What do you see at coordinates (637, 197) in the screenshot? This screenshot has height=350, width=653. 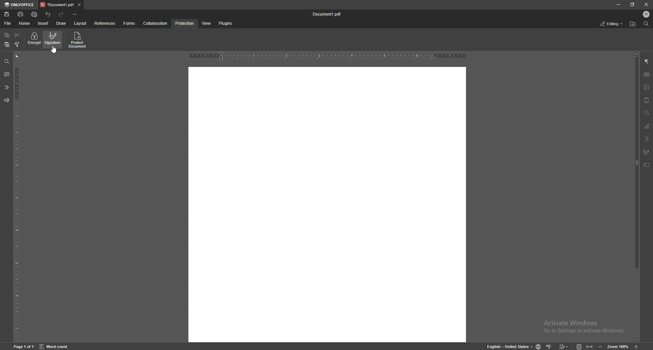 I see `scroll bar` at bounding box center [637, 197].